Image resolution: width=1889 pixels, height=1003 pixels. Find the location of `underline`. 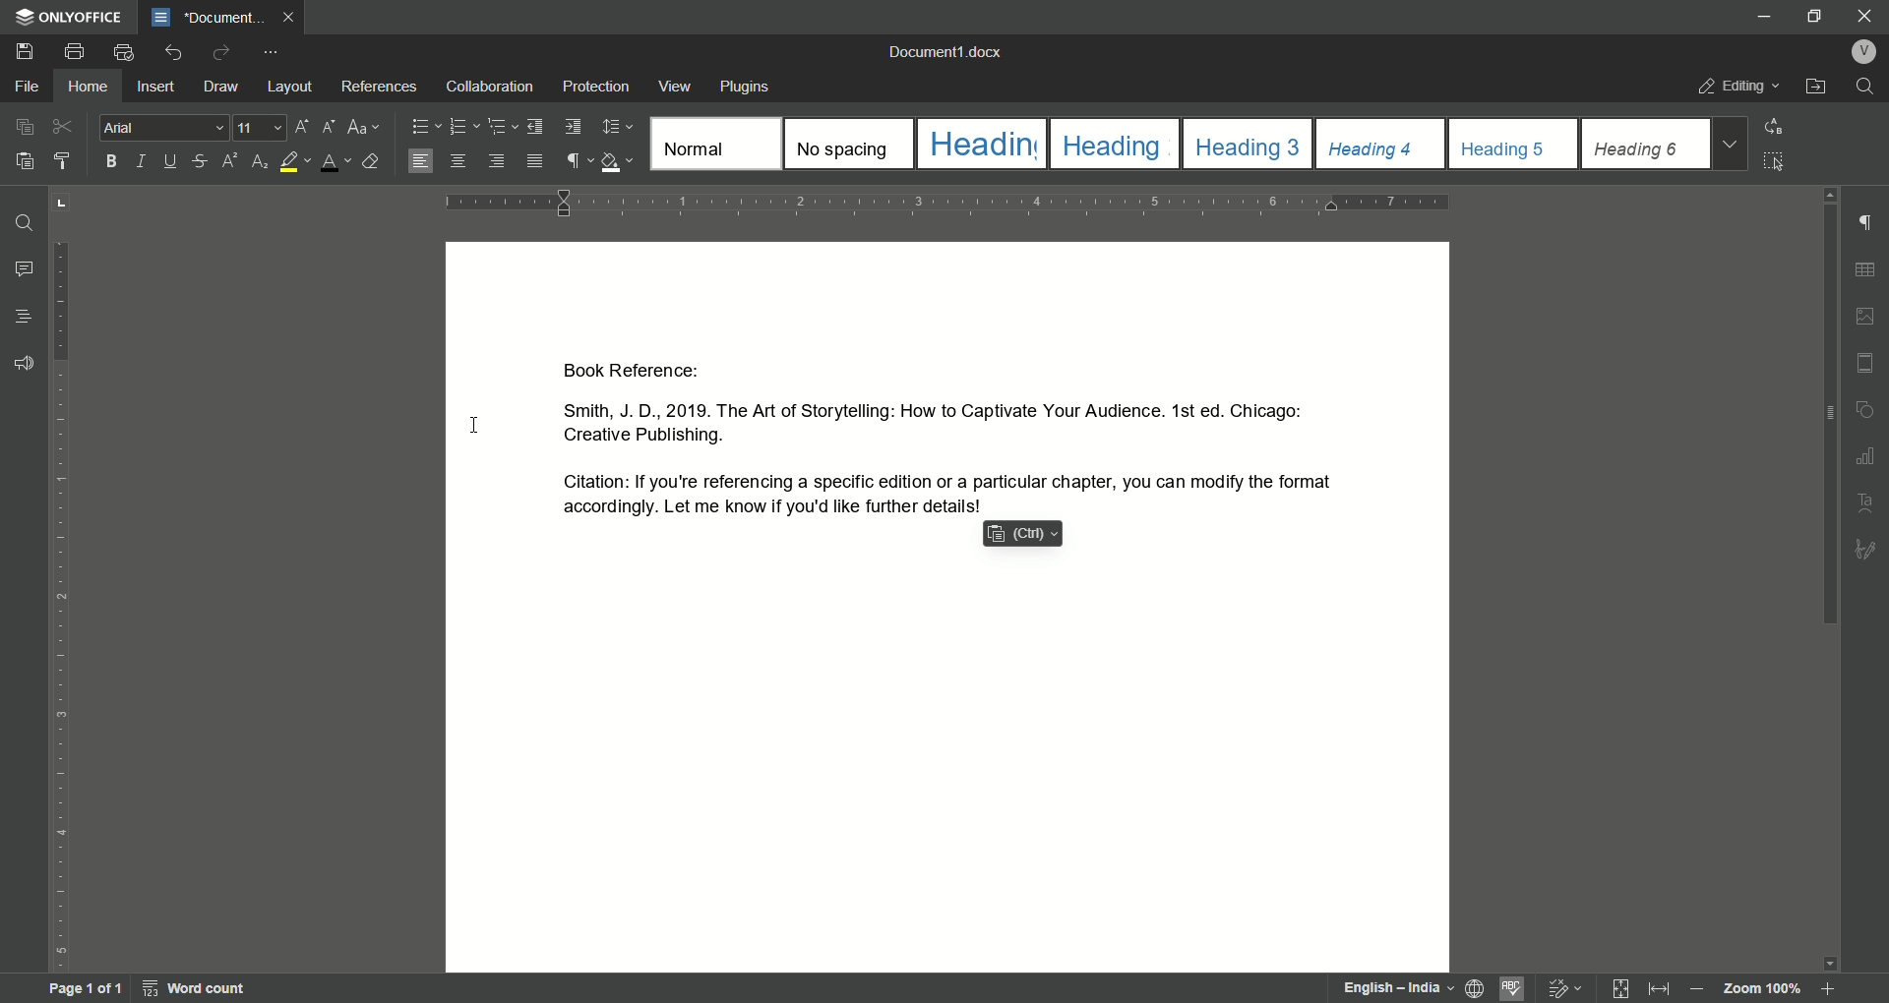

underline is located at coordinates (172, 162).